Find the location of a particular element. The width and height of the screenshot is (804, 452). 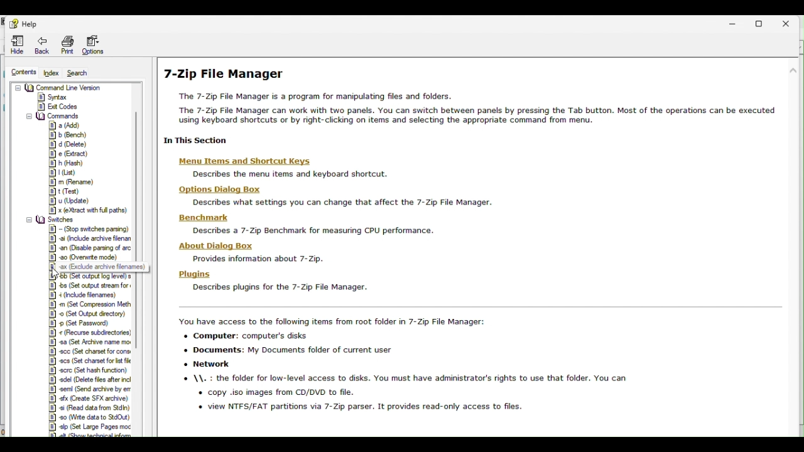

| PT we Punn— is located at coordinates (91, 341).